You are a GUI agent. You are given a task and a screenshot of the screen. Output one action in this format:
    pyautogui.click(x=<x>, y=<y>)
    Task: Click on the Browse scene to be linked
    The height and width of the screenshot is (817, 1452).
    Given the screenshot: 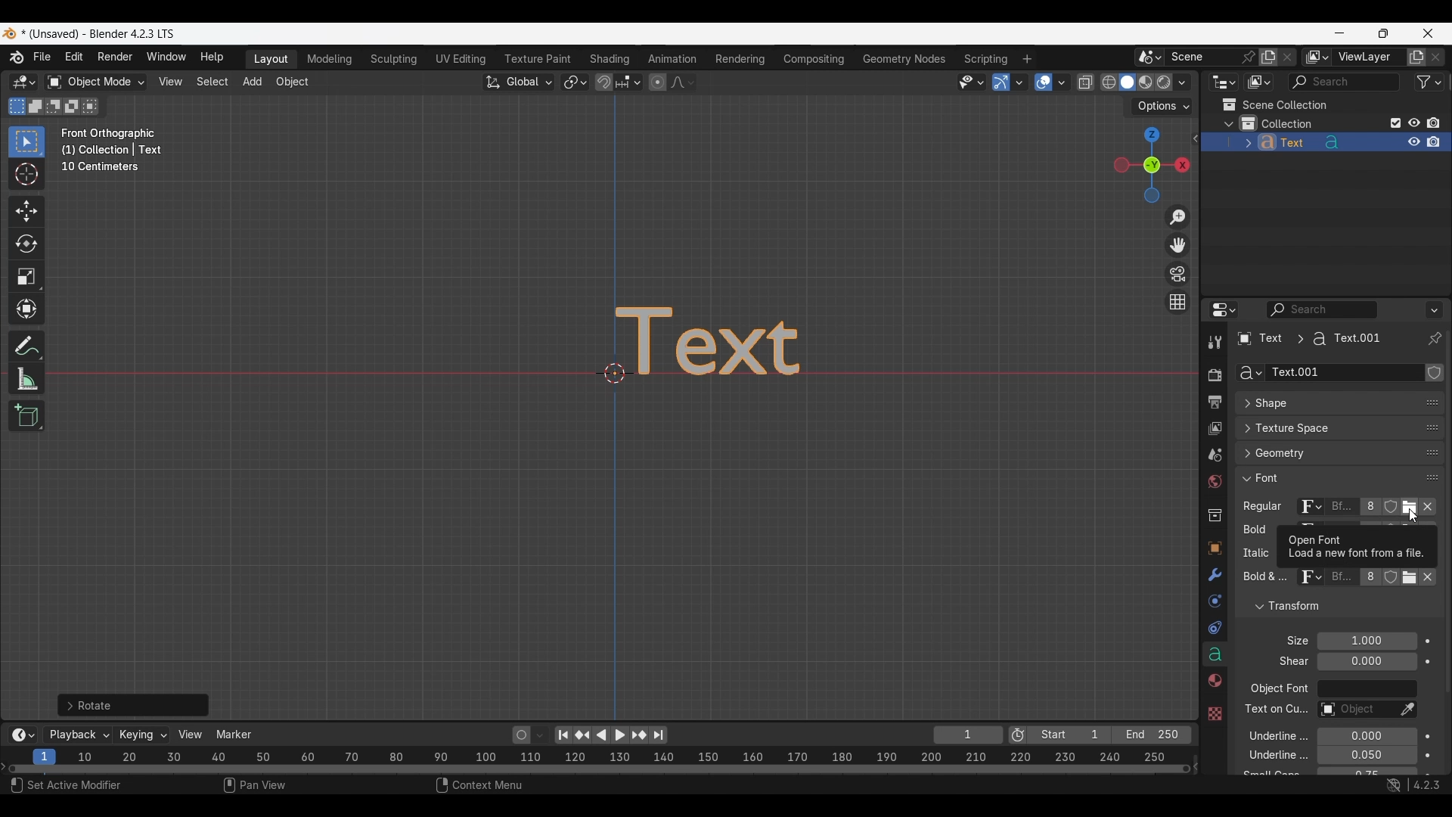 What is the action you would take?
    pyautogui.click(x=1149, y=57)
    